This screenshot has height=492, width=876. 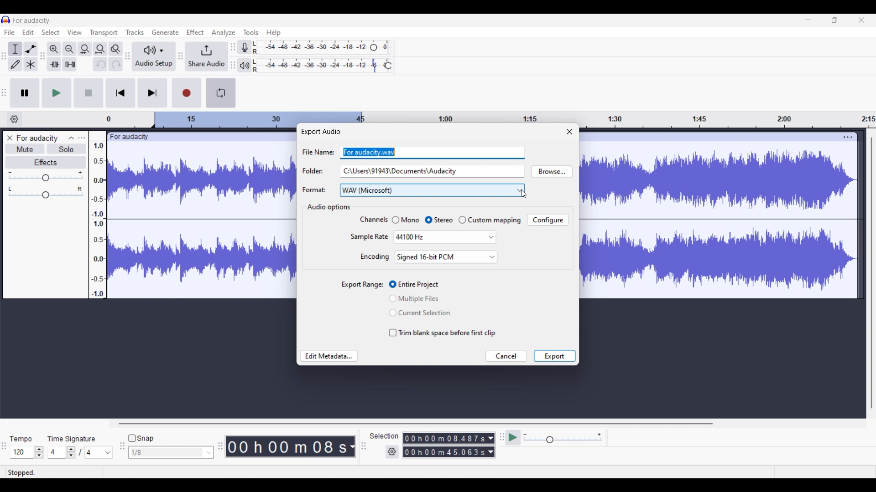 I want to click on Enable looping, so click(x=220, y=93).